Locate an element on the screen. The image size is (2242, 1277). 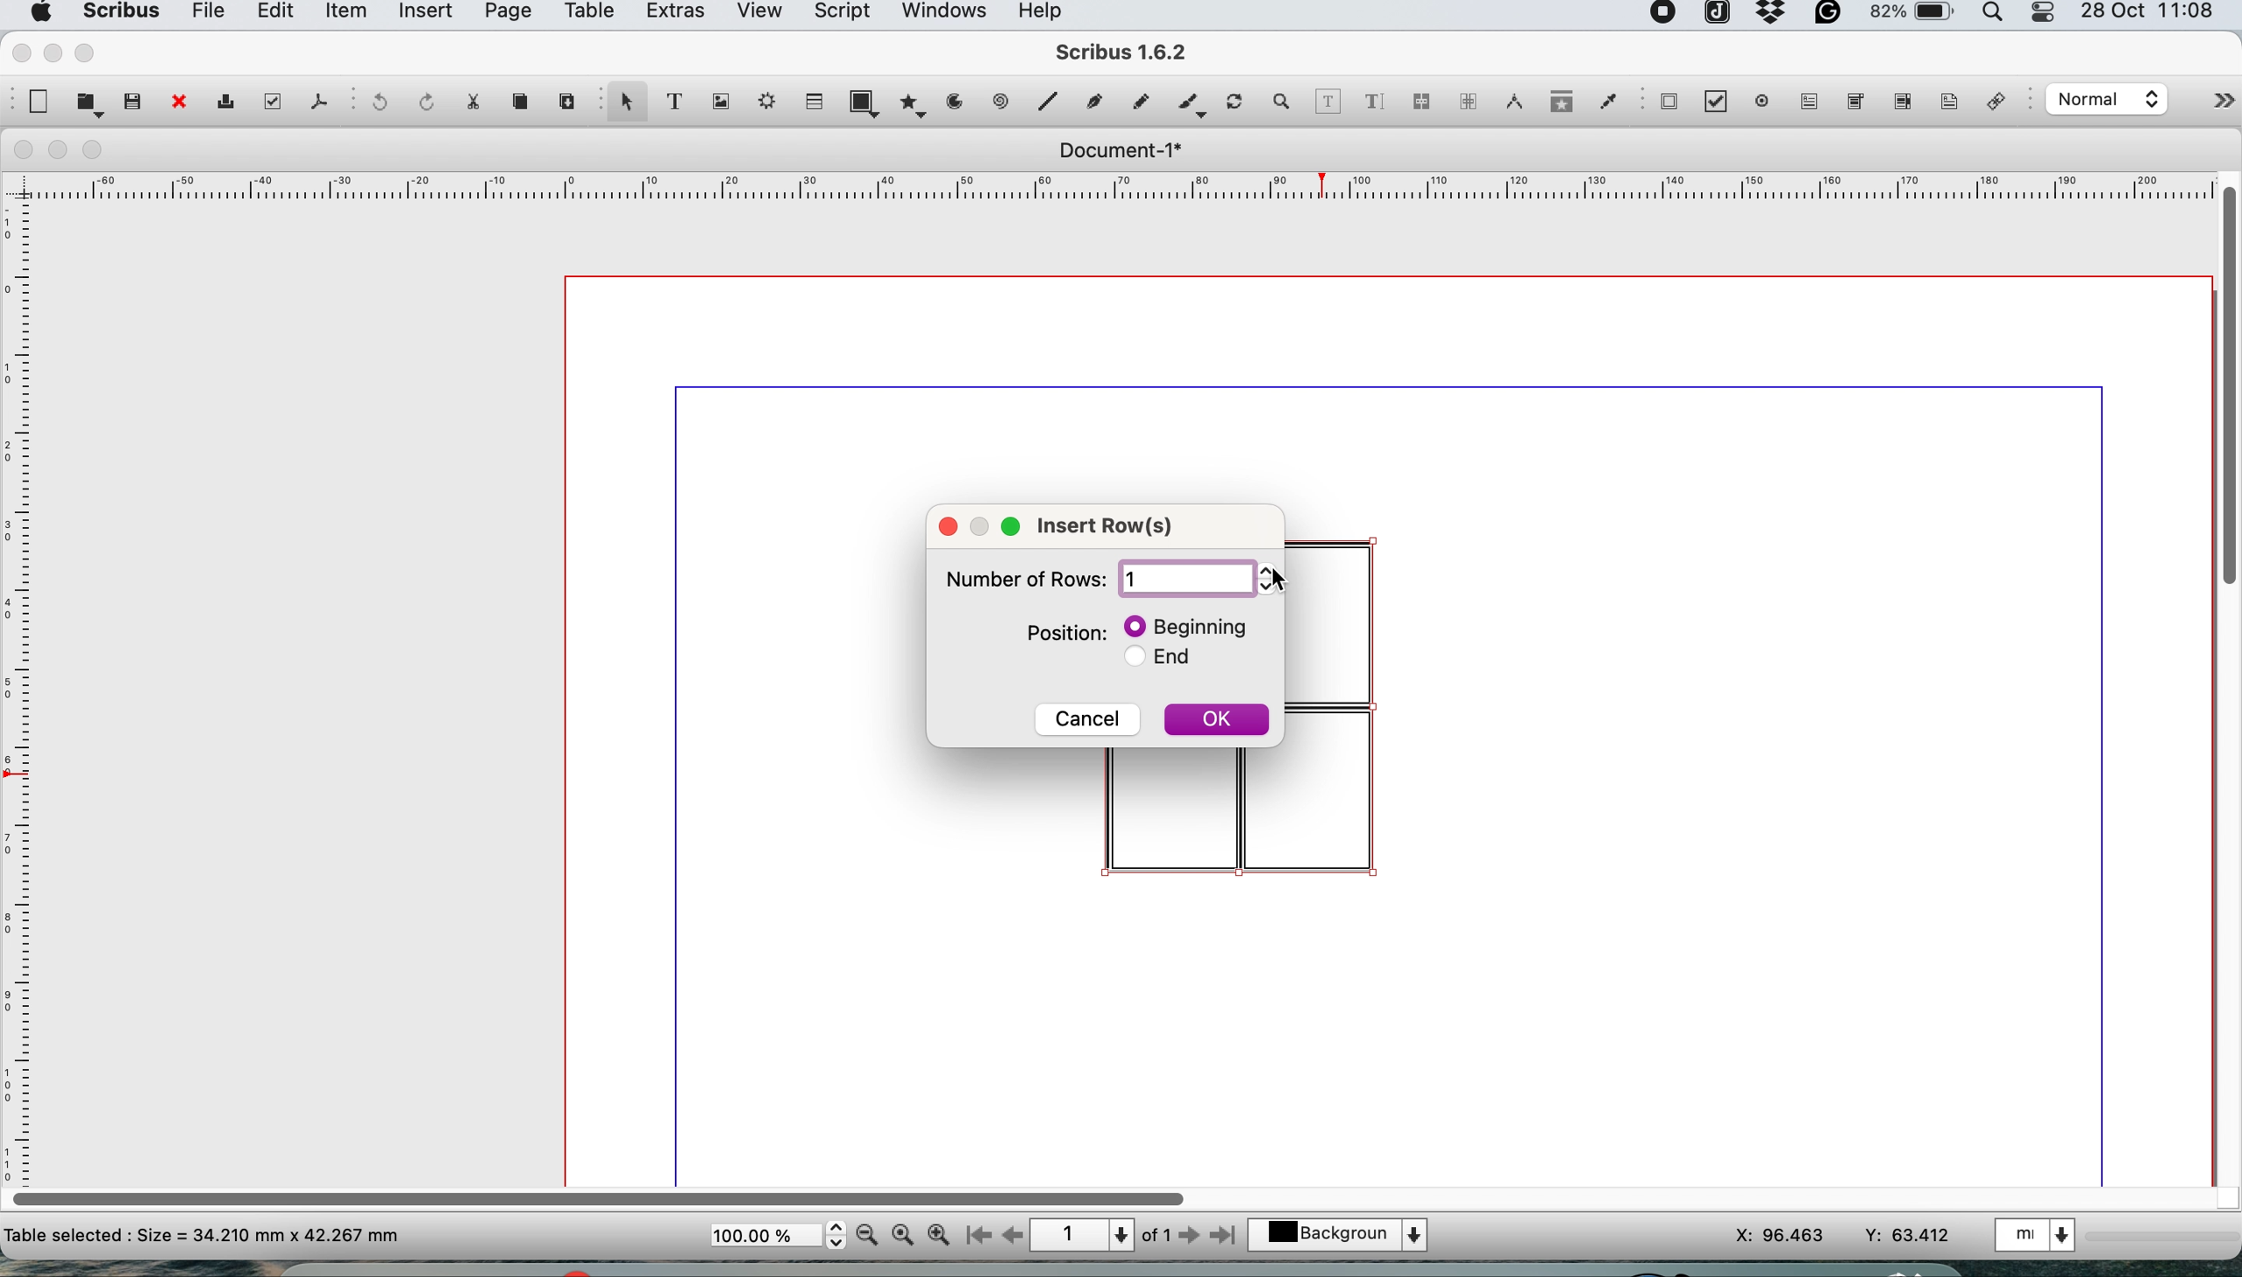
cancel is located at coordinates (1088, 716).